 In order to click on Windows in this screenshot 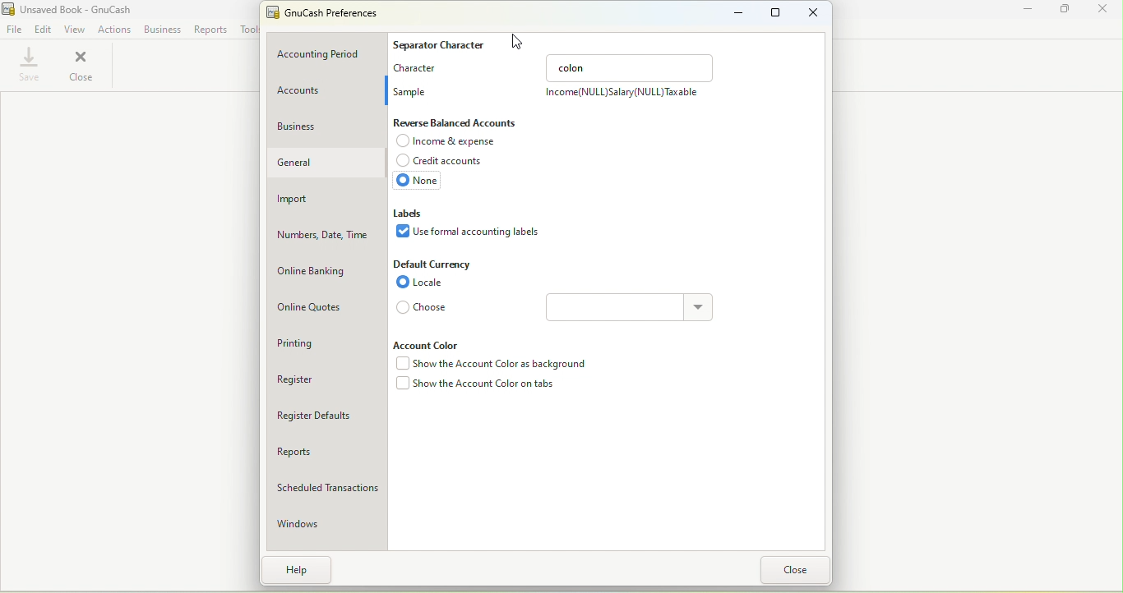, I will do `click(329, 526)`.